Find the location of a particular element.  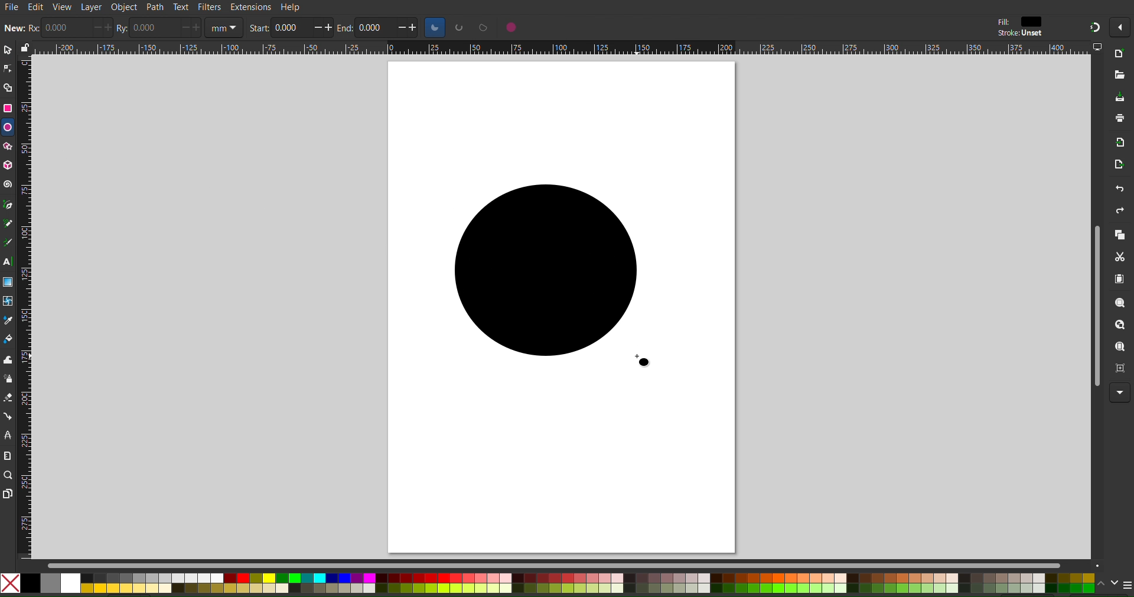

Shape Builder Tool is located at coordinates (8, 87).